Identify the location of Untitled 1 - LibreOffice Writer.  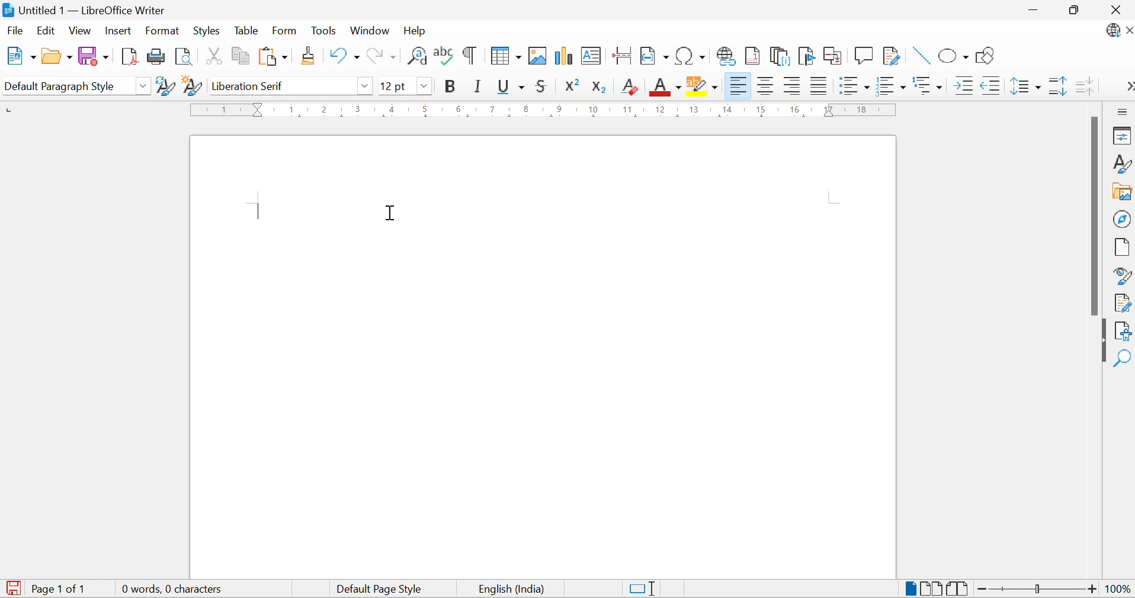
(85, 9).